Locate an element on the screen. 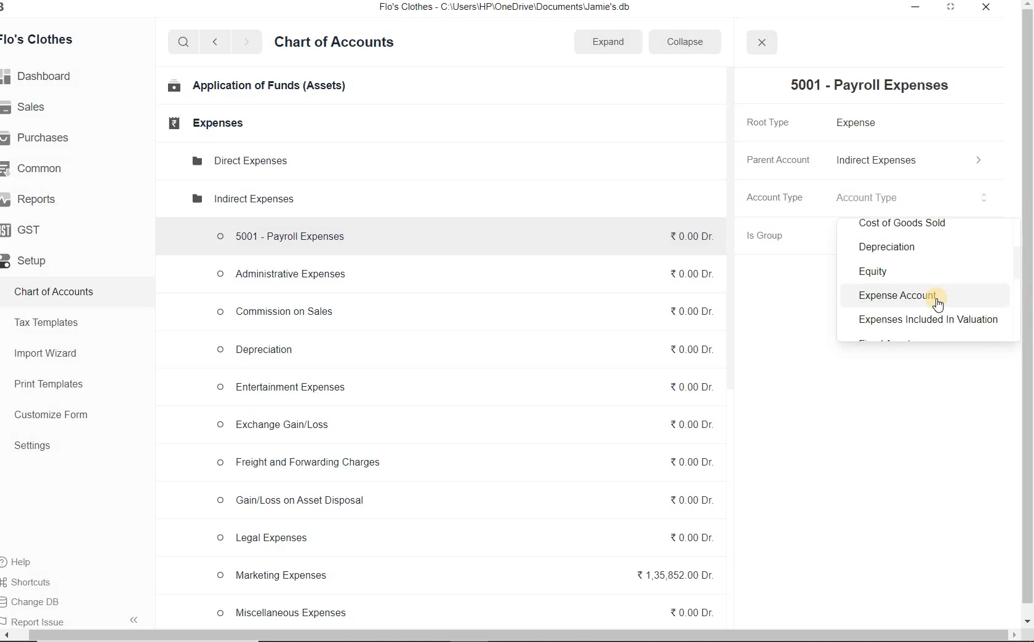   Change DB is located at coordinates (44, 600).